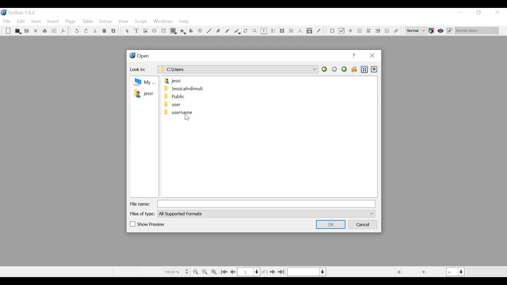 Image resolution: width=507 pixels, height=285 pixels. I want to click on Item, so click(36, 22).